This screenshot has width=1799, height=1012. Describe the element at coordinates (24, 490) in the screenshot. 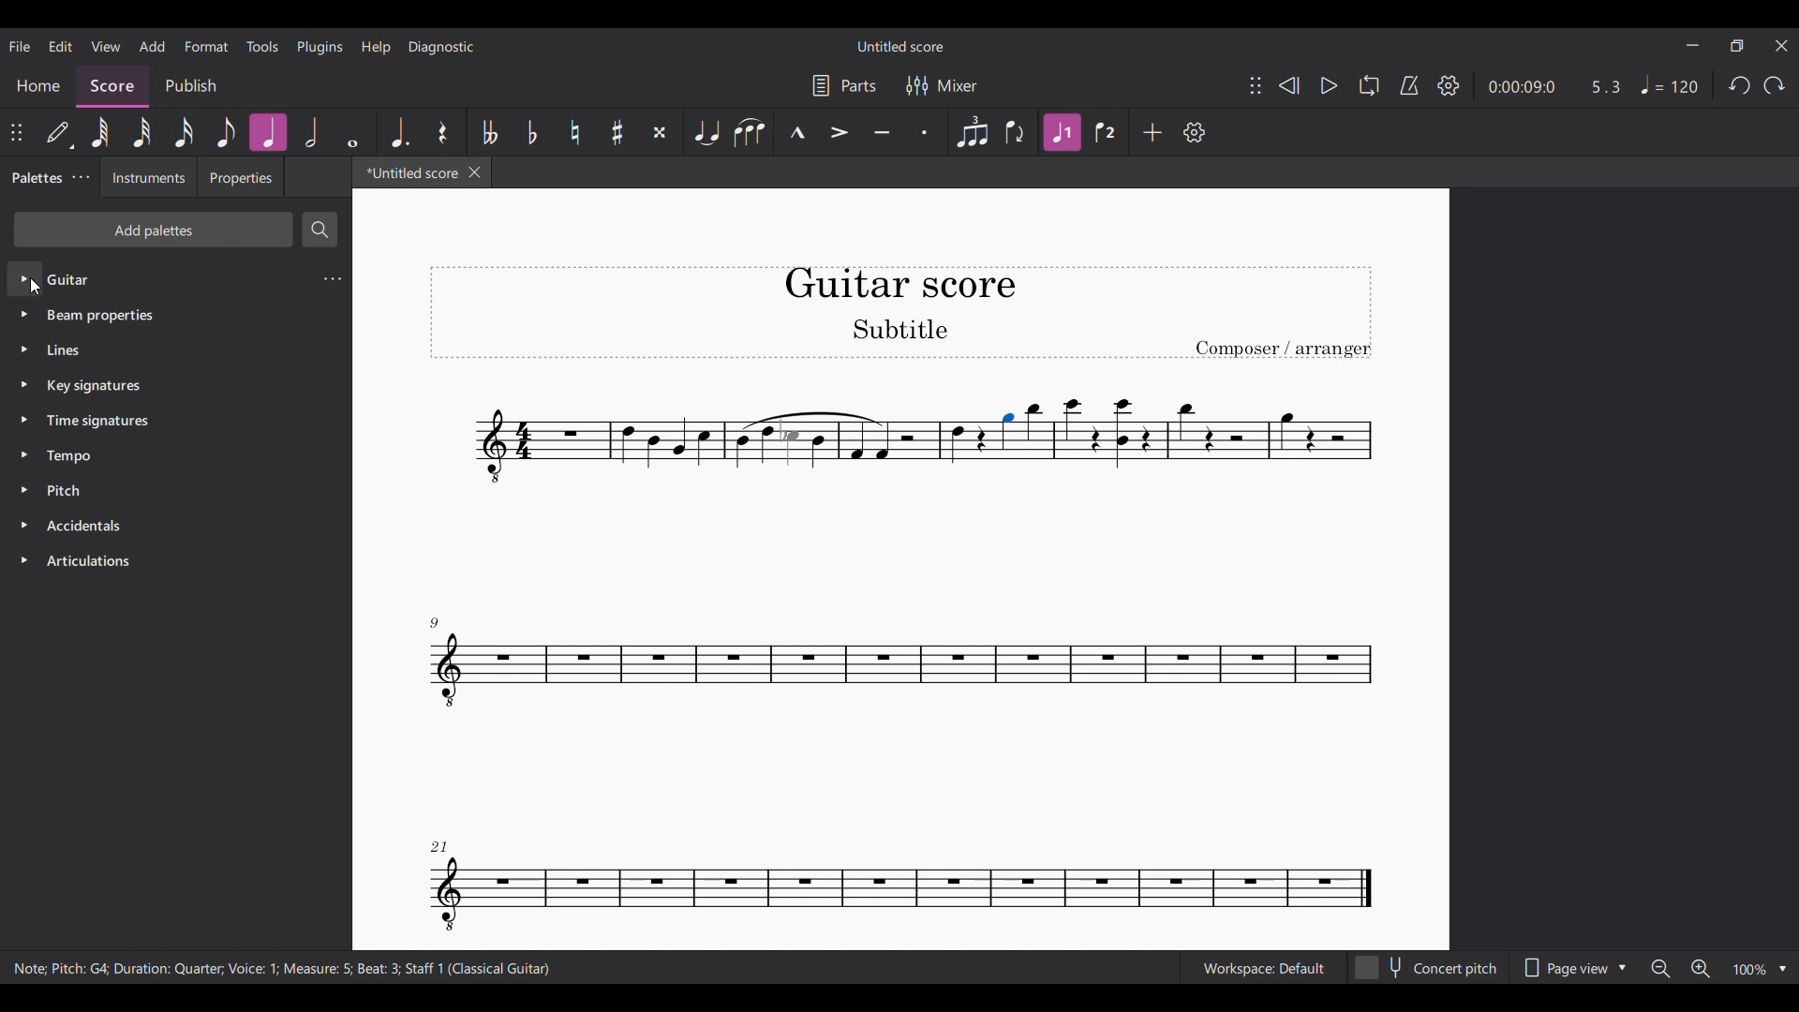

I see `Click to expand pitch palette` at that location.